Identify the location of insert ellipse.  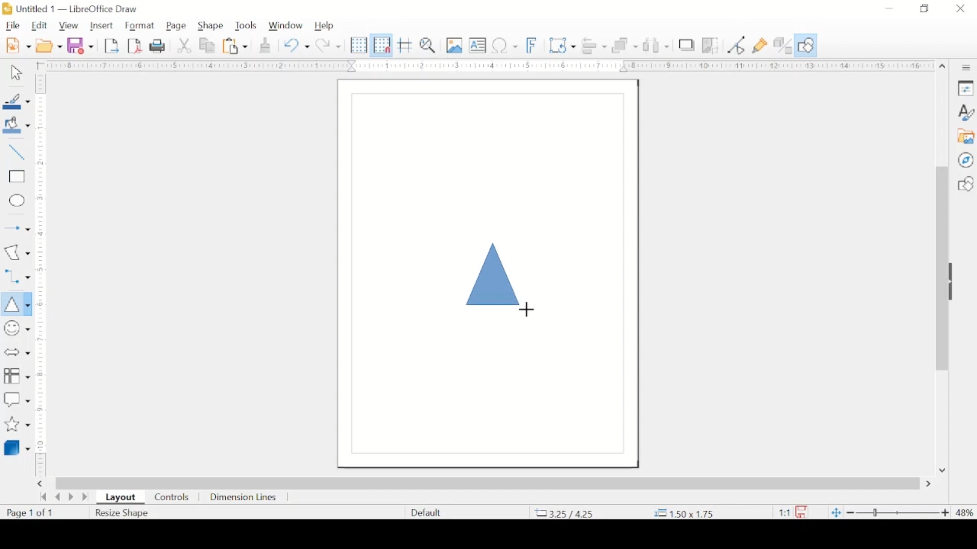
(16, 201).